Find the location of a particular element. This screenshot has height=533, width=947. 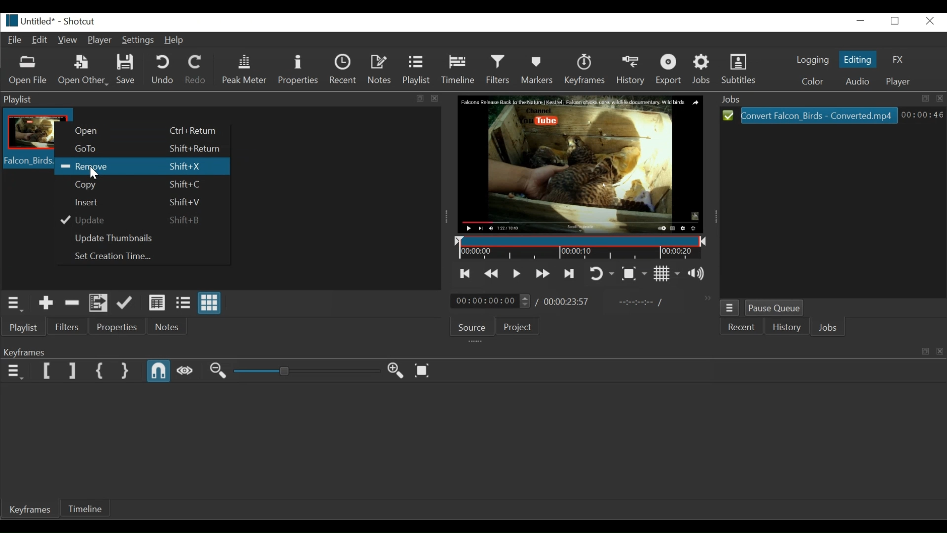

close is located at coordinates (441, 101).